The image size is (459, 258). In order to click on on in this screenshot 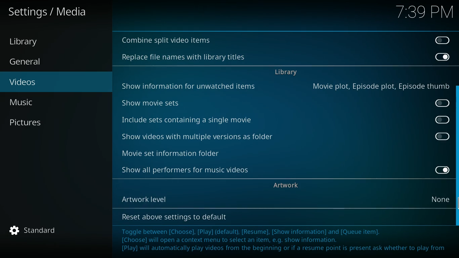, I will do `click(442, 56)`.